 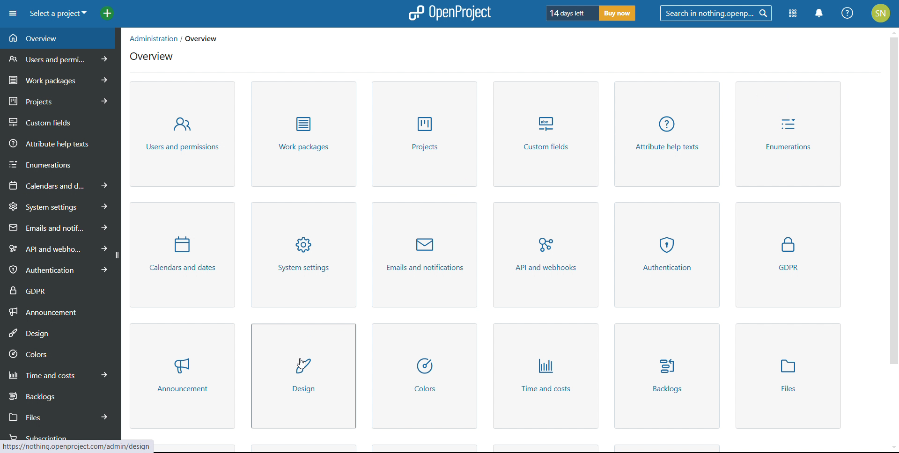 What do you see at coordinates (60, 353) in the screenshot?
I see `colors` at bounding box center [60, 353].